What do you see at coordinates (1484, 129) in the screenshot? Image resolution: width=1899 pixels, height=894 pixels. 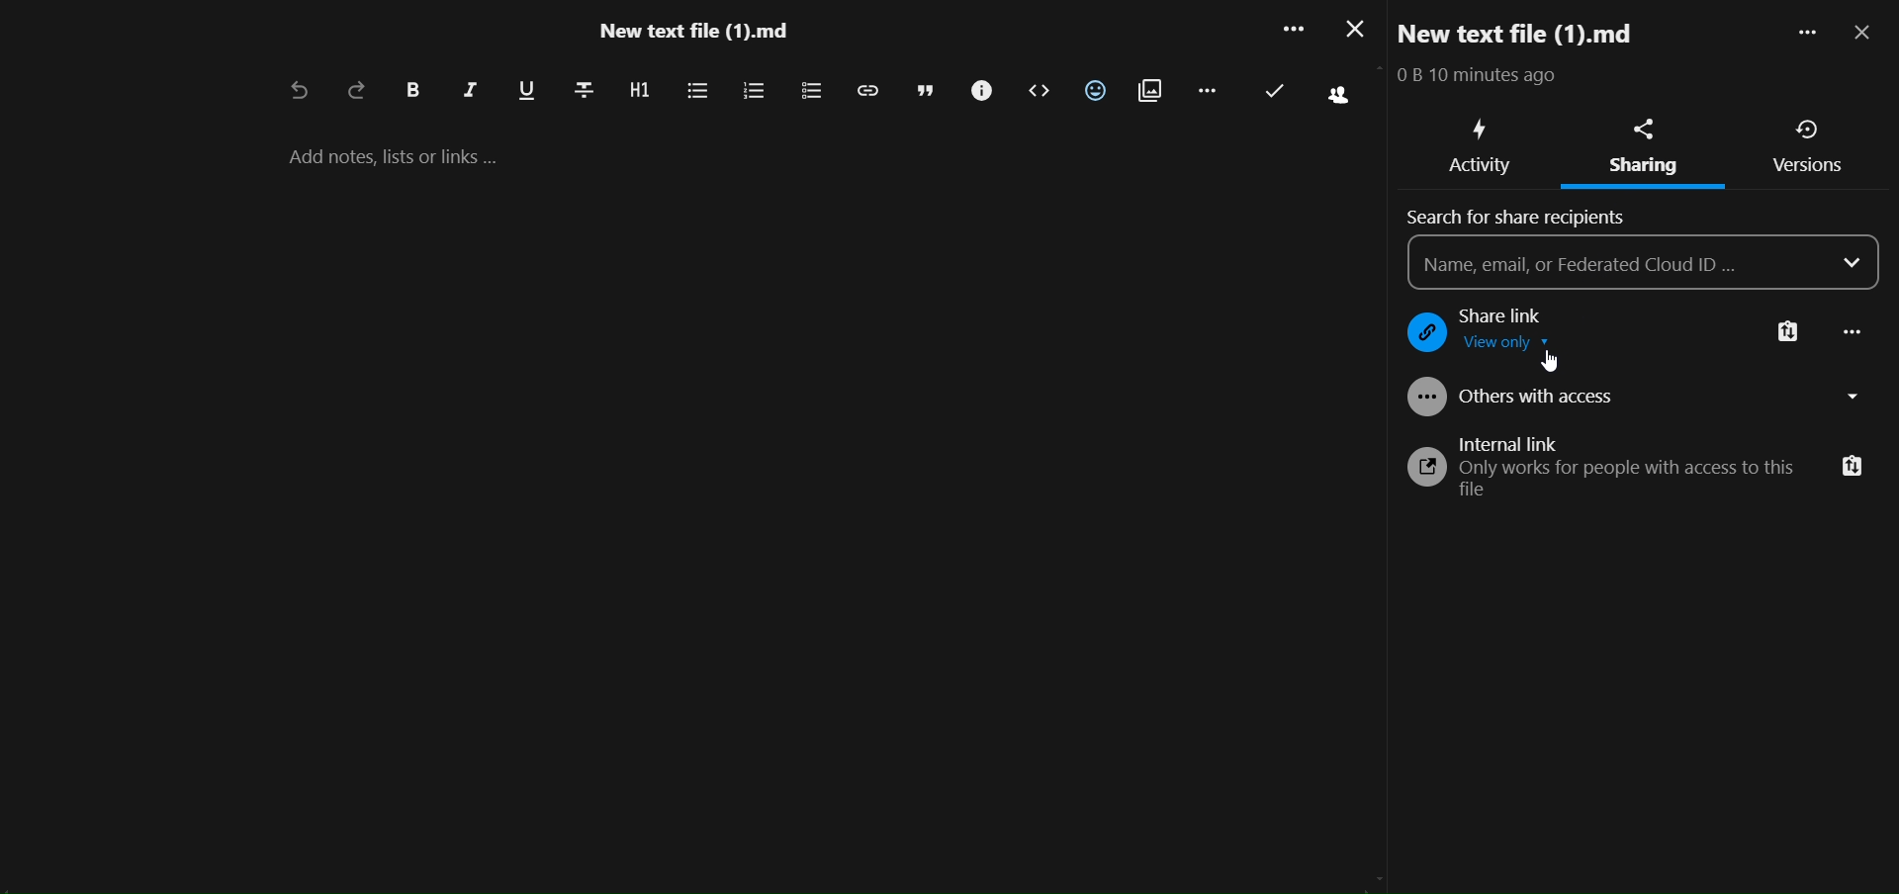 I see `activity icon` at bounding box center [1484, 129].